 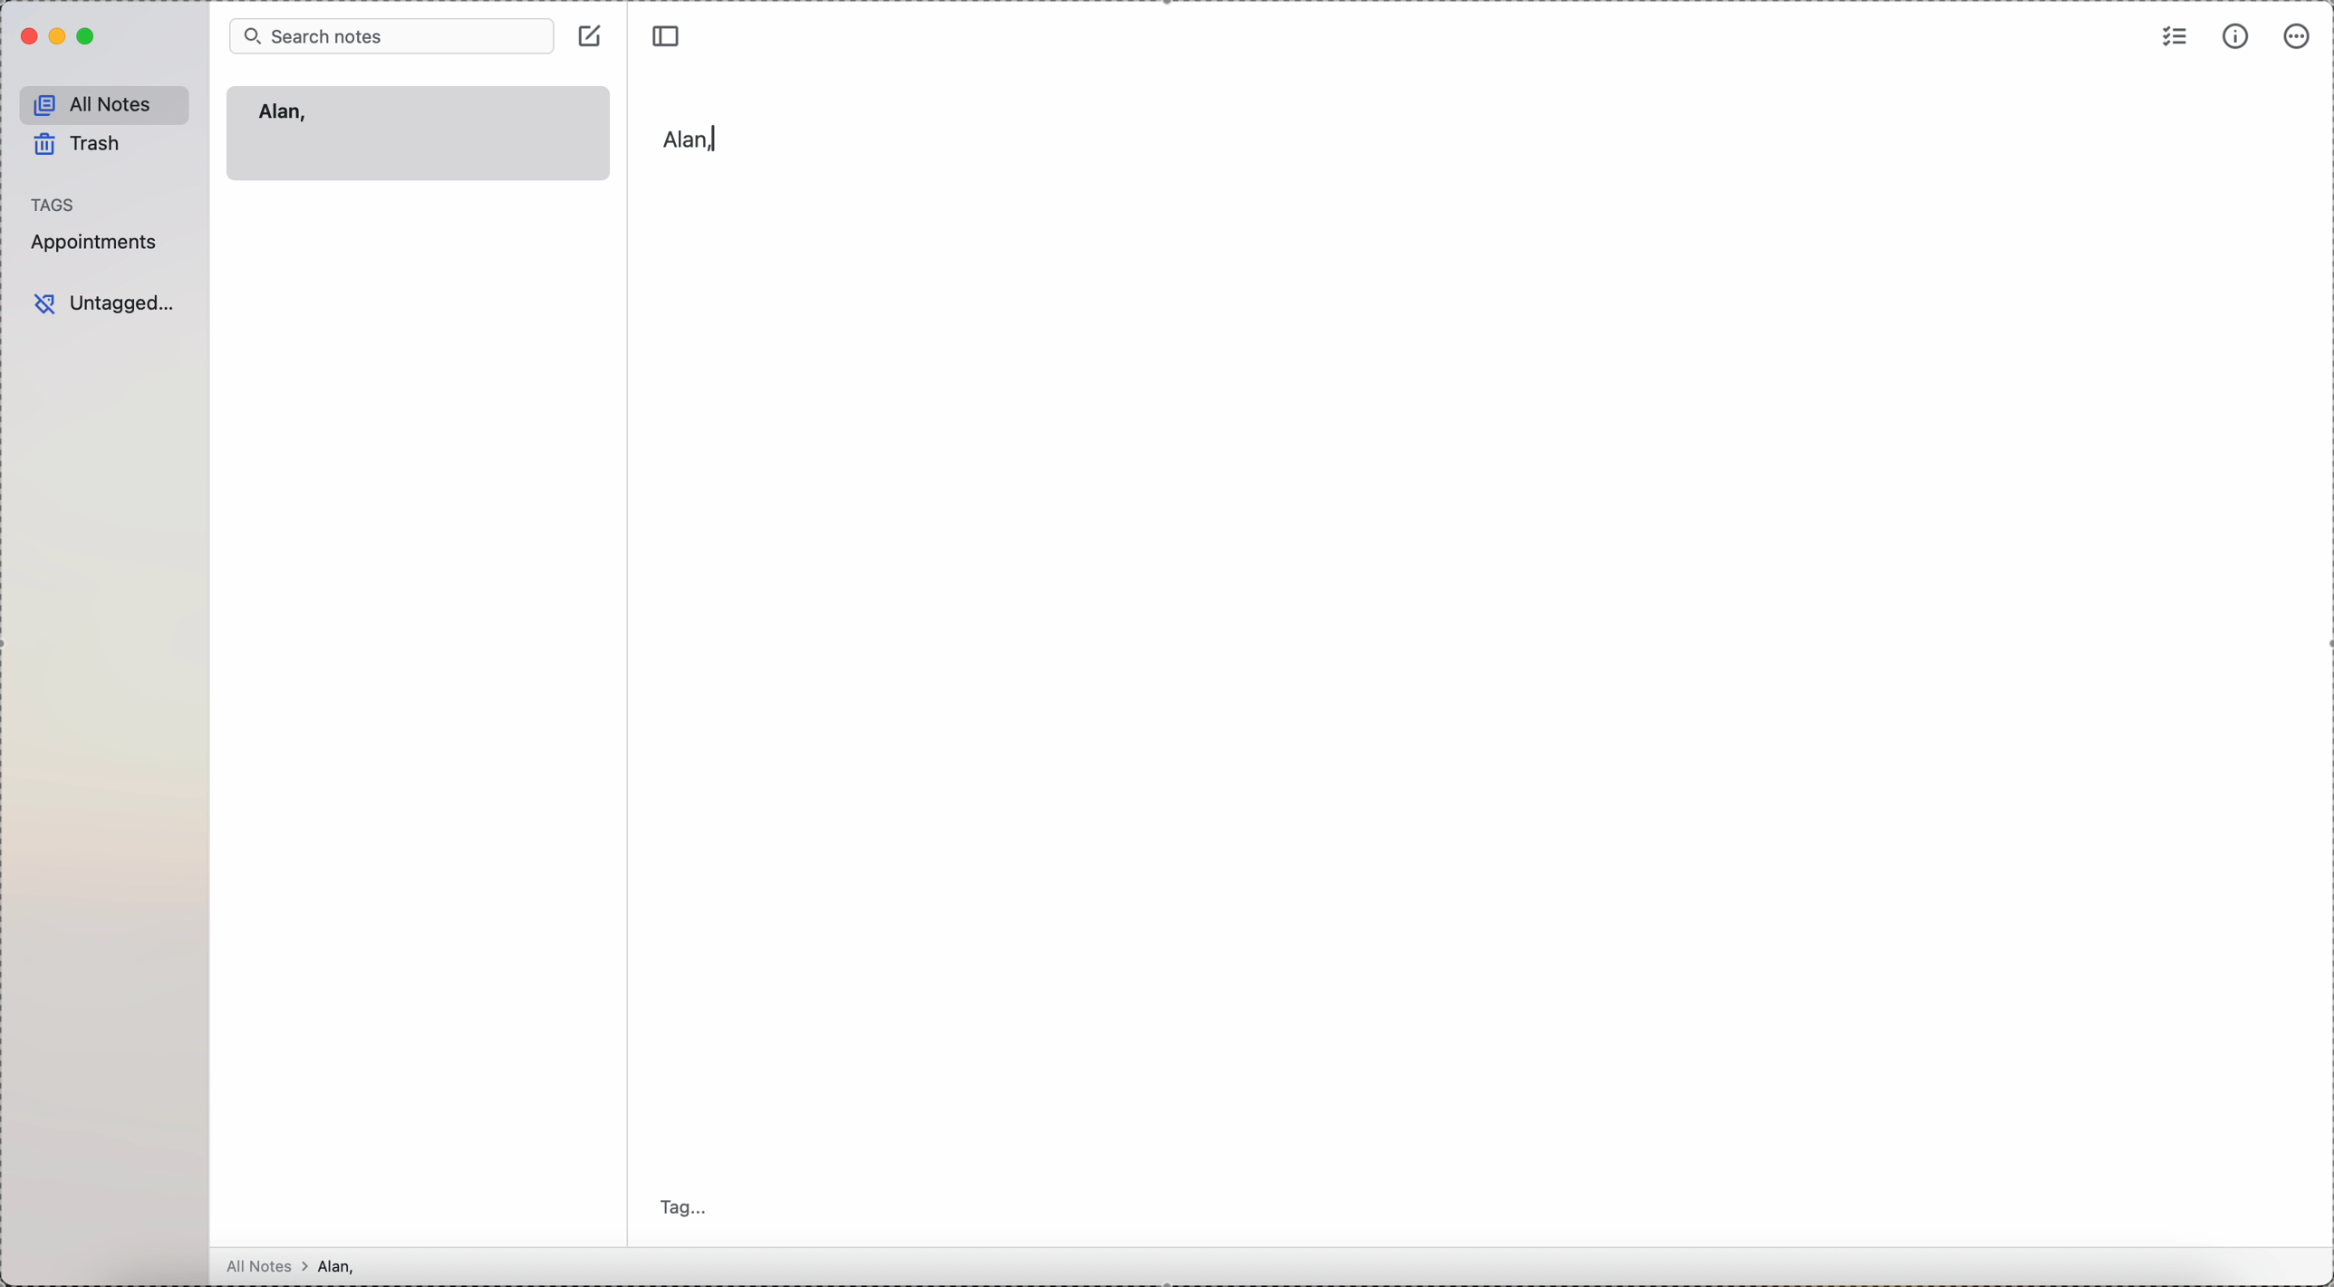 I want to click on minimize Simplenote, so click(x=60, y=36).